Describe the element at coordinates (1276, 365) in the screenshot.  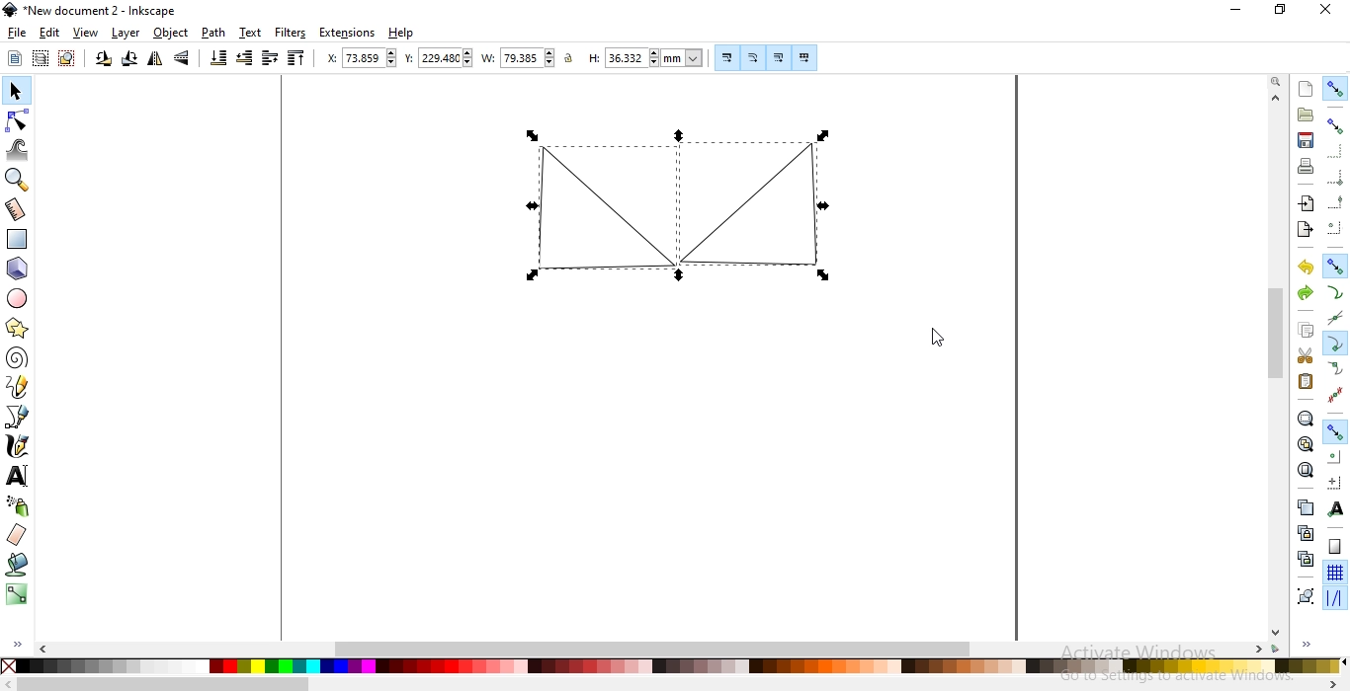
I see `scrollbar` at that location.